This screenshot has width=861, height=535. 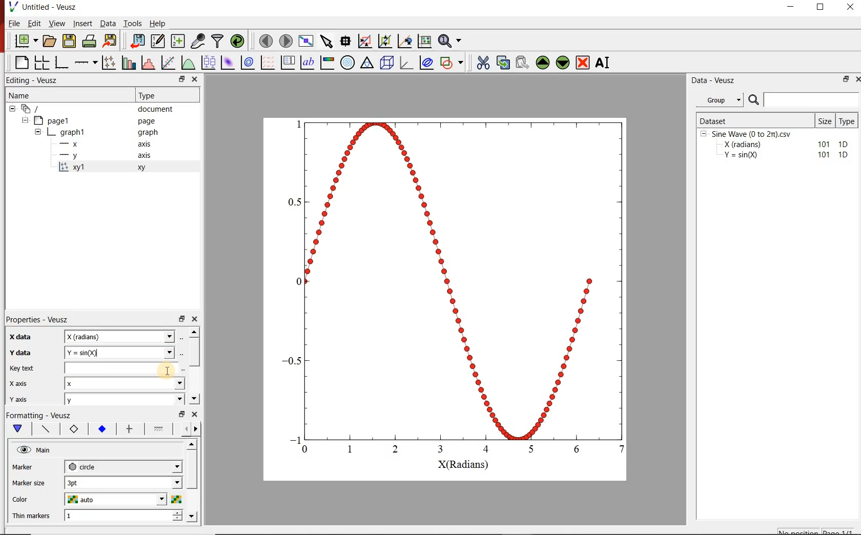 What do you see at coordinates (69, 42) in the screenshot?
I see `save document` at bounding box center [69, 42].